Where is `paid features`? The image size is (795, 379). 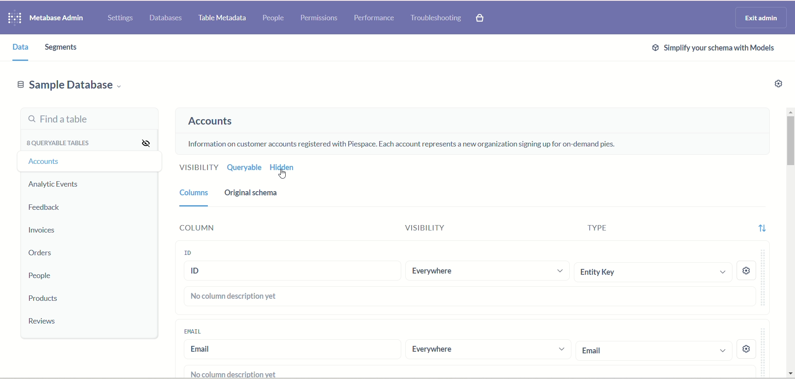
paid features is located at coordinates (483, 20).